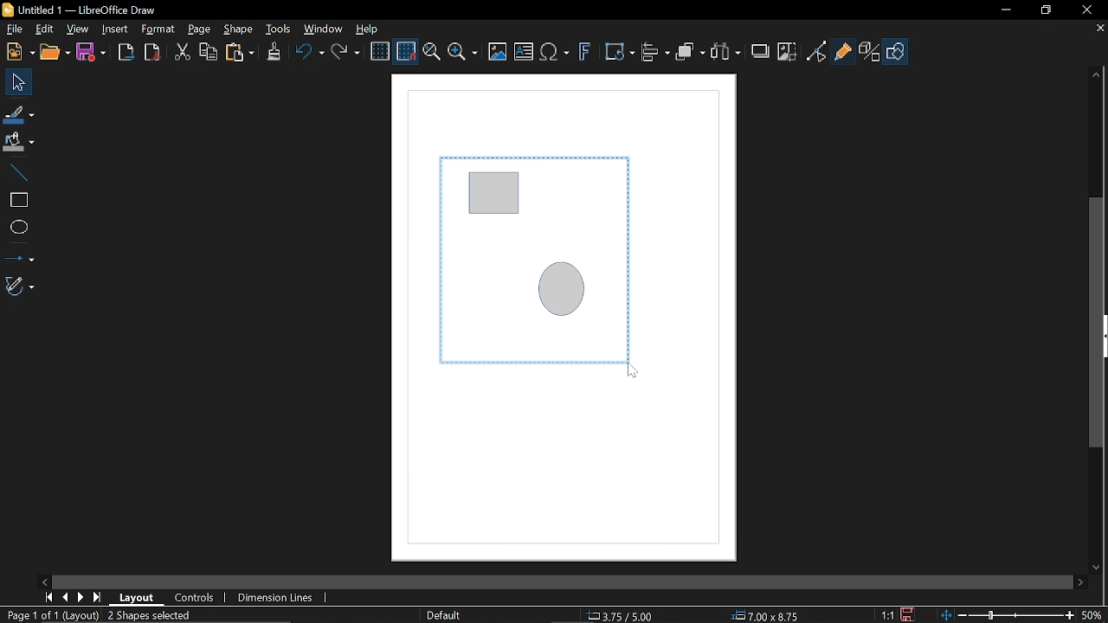  Describe the element at coordinates (895, 51) in the screenshot. I see `Shapes` at that location.